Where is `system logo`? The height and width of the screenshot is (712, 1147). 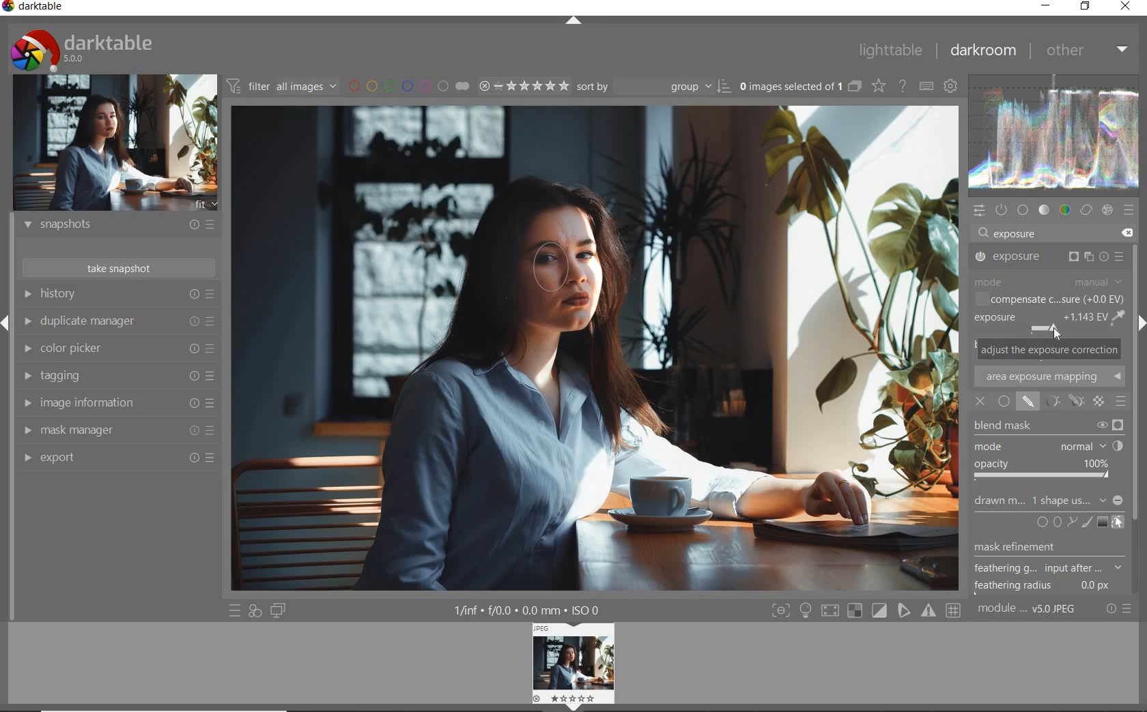
system logo is located at coordinates (83, 50).